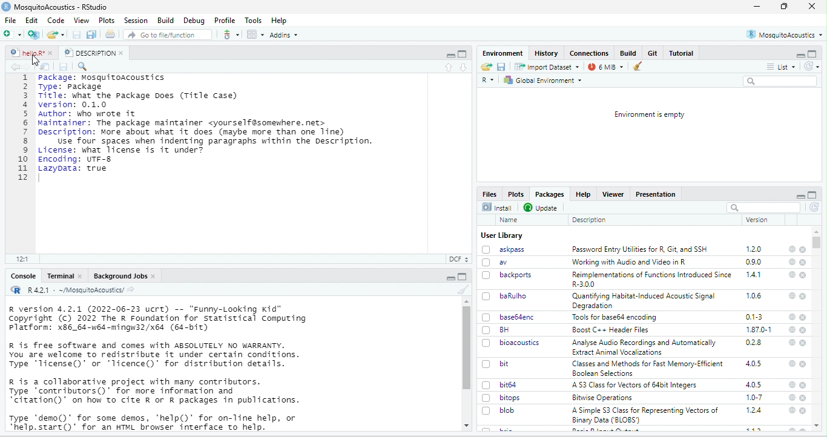 This screenshot has height=437, width=827. I want to click on MosquitoAcoustics, so click(785, 34).